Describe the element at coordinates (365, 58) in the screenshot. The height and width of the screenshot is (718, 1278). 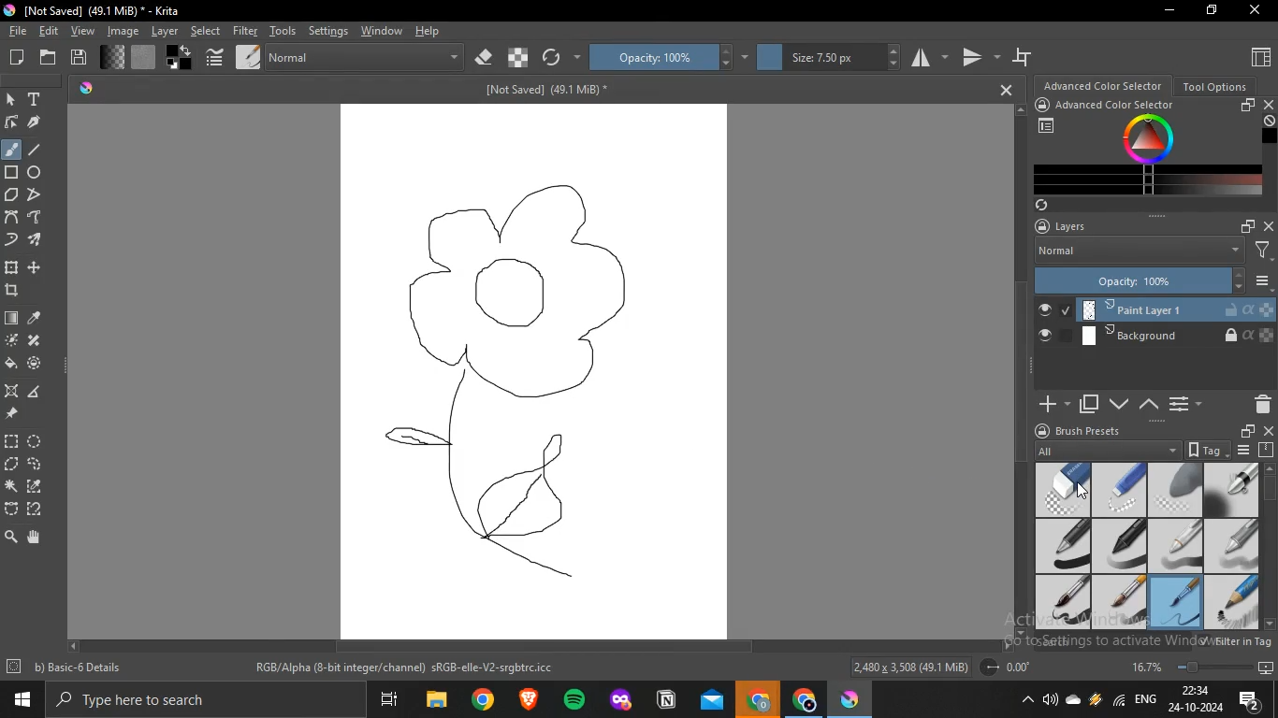
I see `blending mode` at that location.